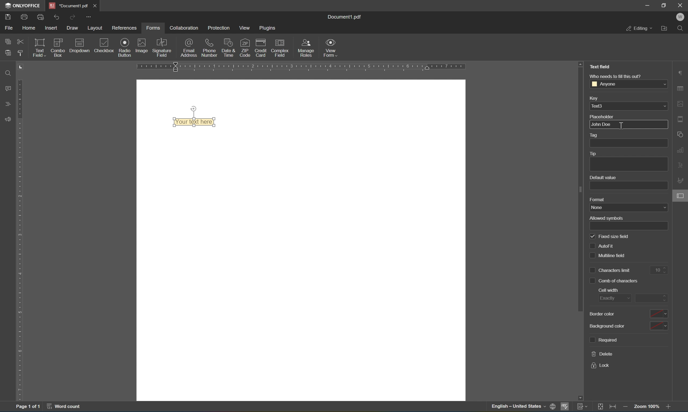 Image resolution: width=688 pixels, height=412 pixels. I want to click on who needs to fill this out?, so click(619, 75).